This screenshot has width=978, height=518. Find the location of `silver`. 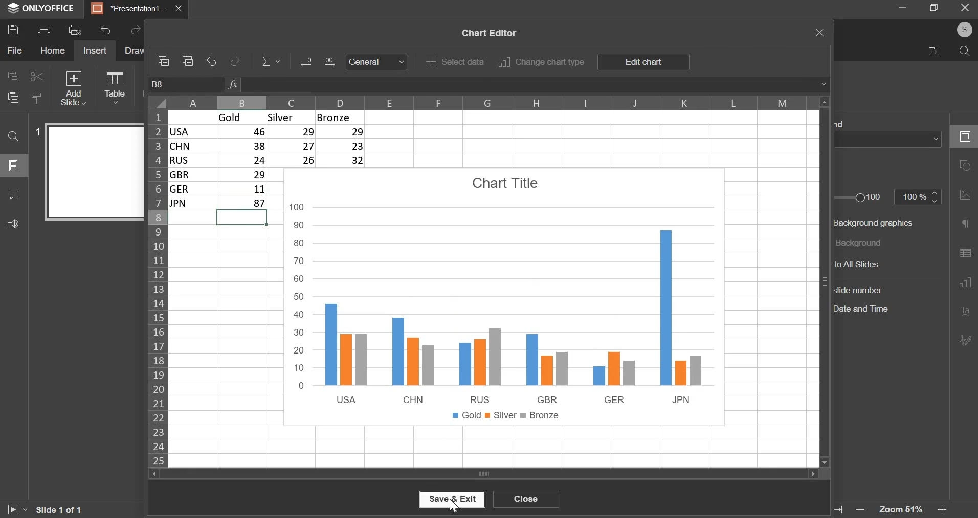

silver is located at coordinates (287, 117).